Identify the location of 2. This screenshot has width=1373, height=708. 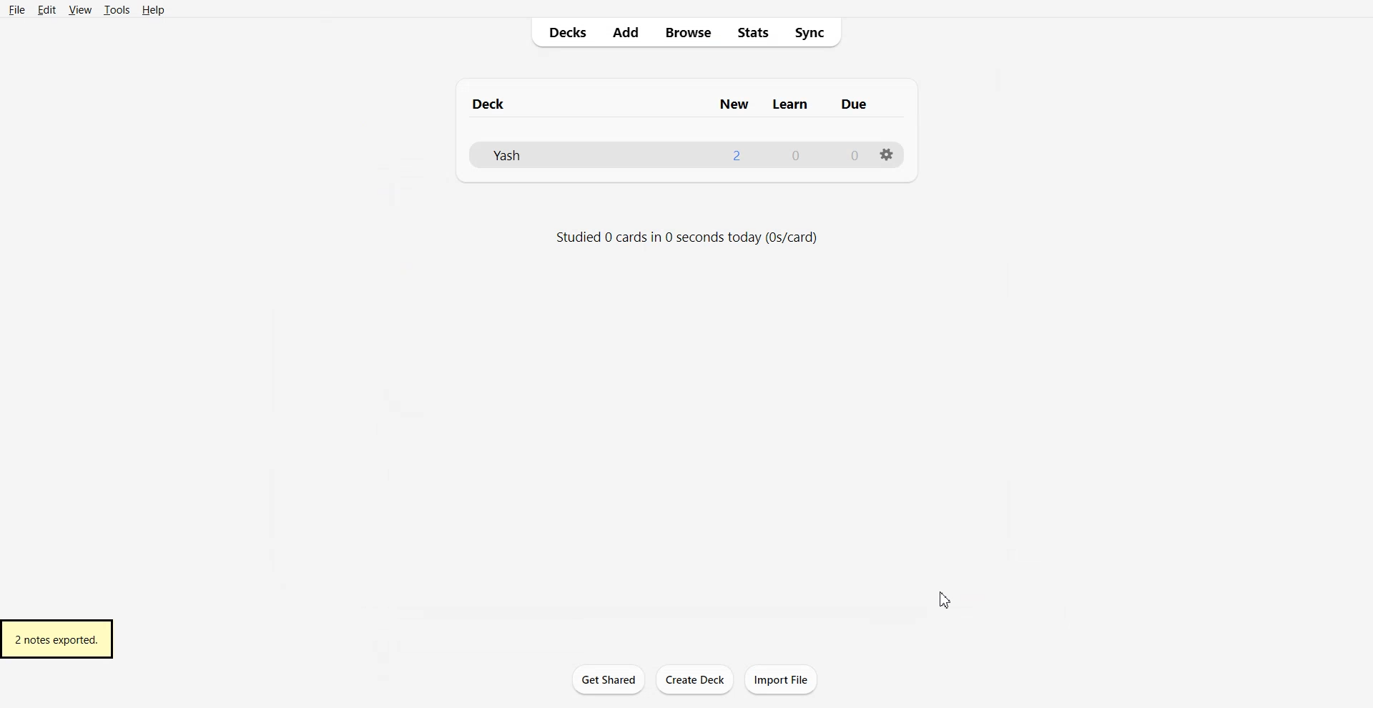
(736, 153).